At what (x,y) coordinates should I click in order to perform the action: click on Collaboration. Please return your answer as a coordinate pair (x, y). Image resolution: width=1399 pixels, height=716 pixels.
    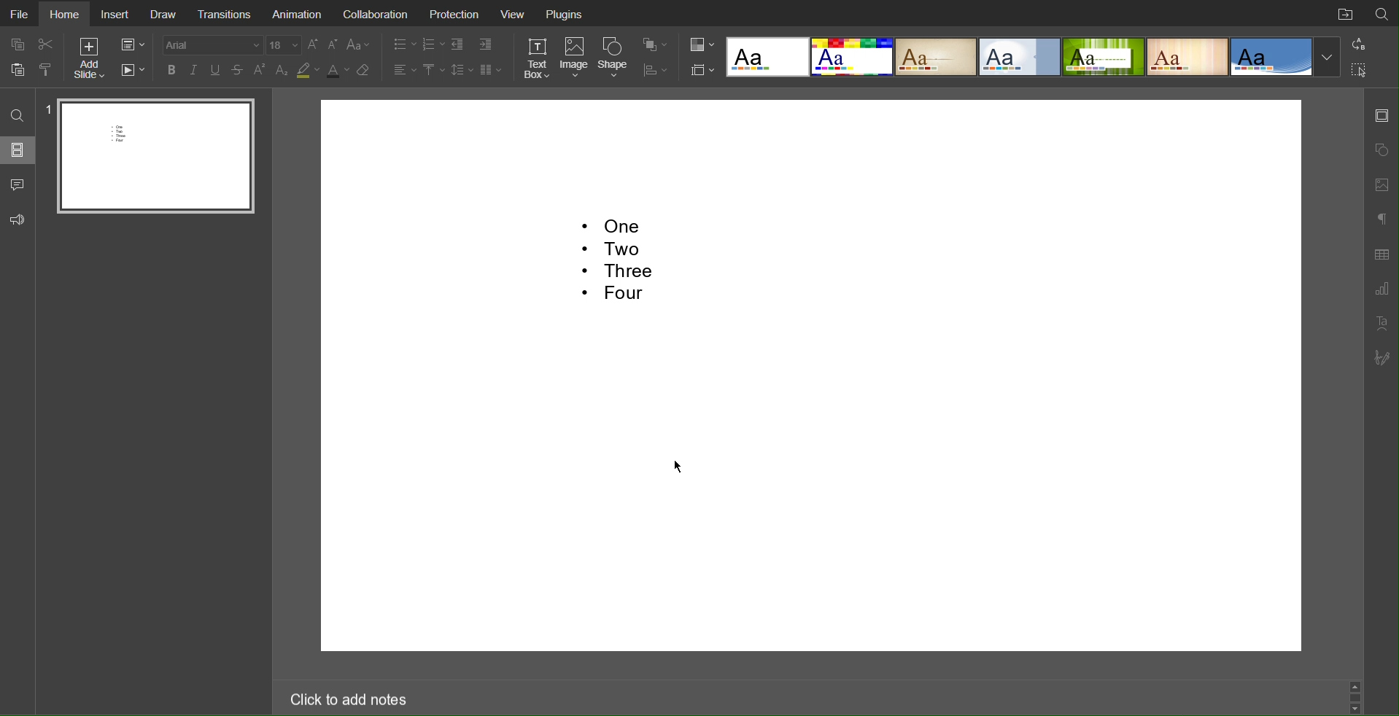
    Looking at the image, I should click on (374, 13).